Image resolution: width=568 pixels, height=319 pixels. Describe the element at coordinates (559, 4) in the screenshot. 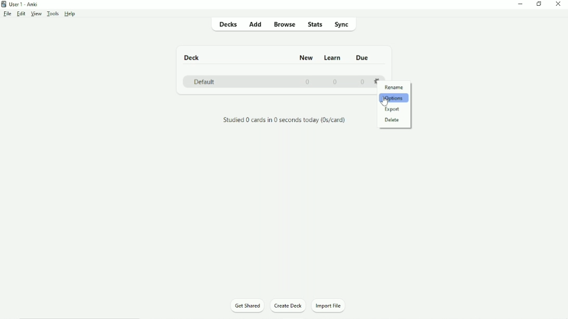

I see `Close` at that location.